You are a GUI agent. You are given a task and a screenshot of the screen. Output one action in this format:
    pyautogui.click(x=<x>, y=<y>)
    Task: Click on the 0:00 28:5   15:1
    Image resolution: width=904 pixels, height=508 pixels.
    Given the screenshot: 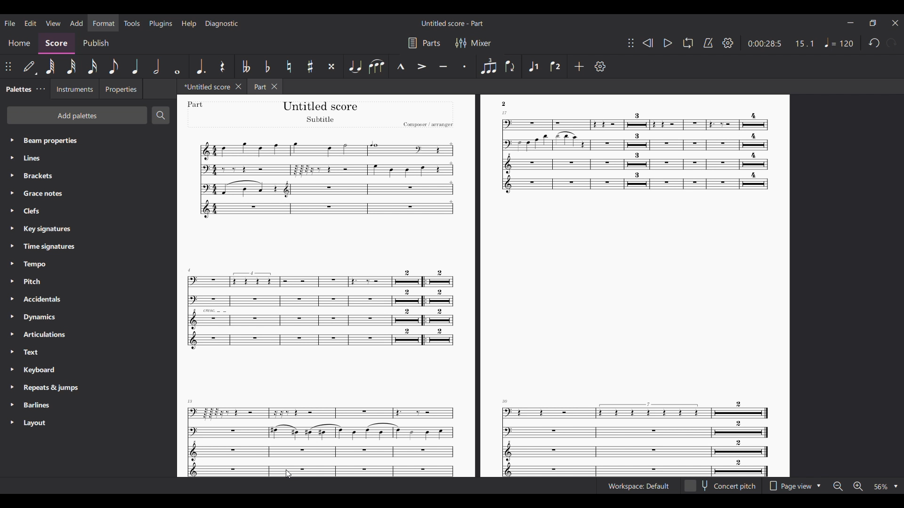 What is the action you would take?
    pyautogui.click(x=780, y=44)
    